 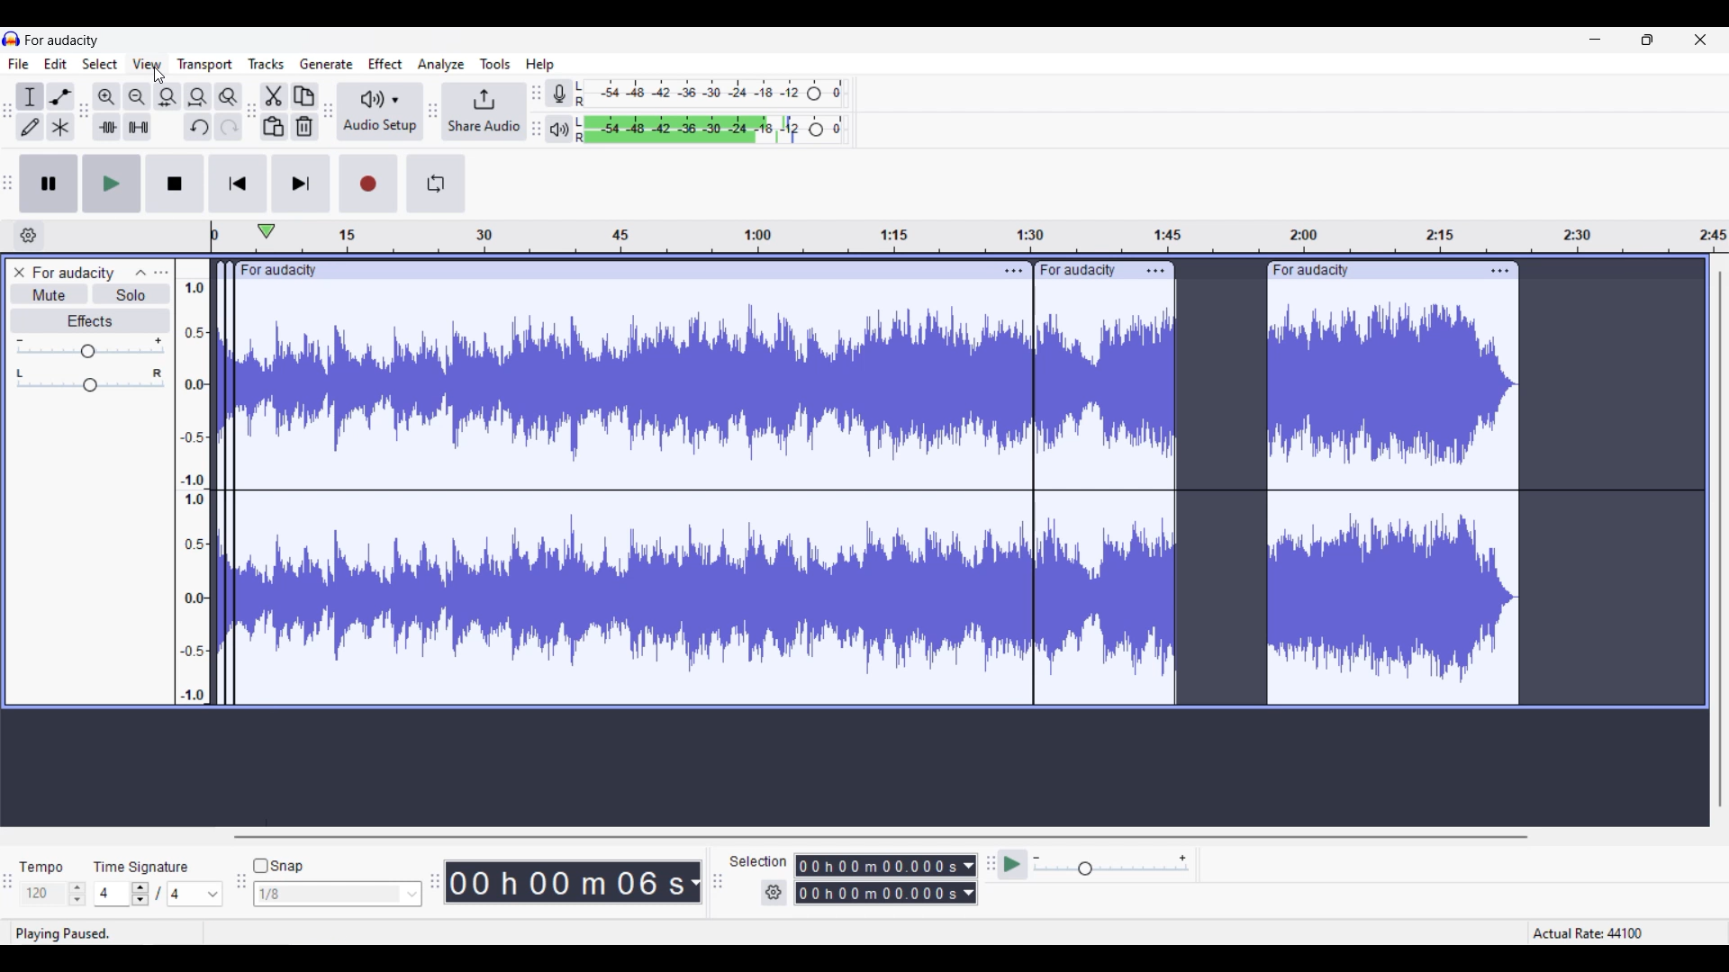 What do you see at coordinates (19, 63) in the screenshot?
I see `File menu` at bounding box center [19, 63].